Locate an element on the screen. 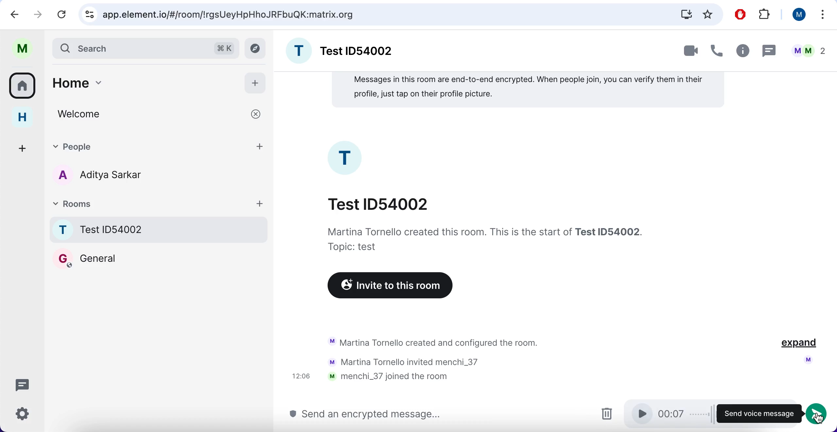 The width and height of the screenshot is (837, 432). ad block is located at coordinates (740, 14).